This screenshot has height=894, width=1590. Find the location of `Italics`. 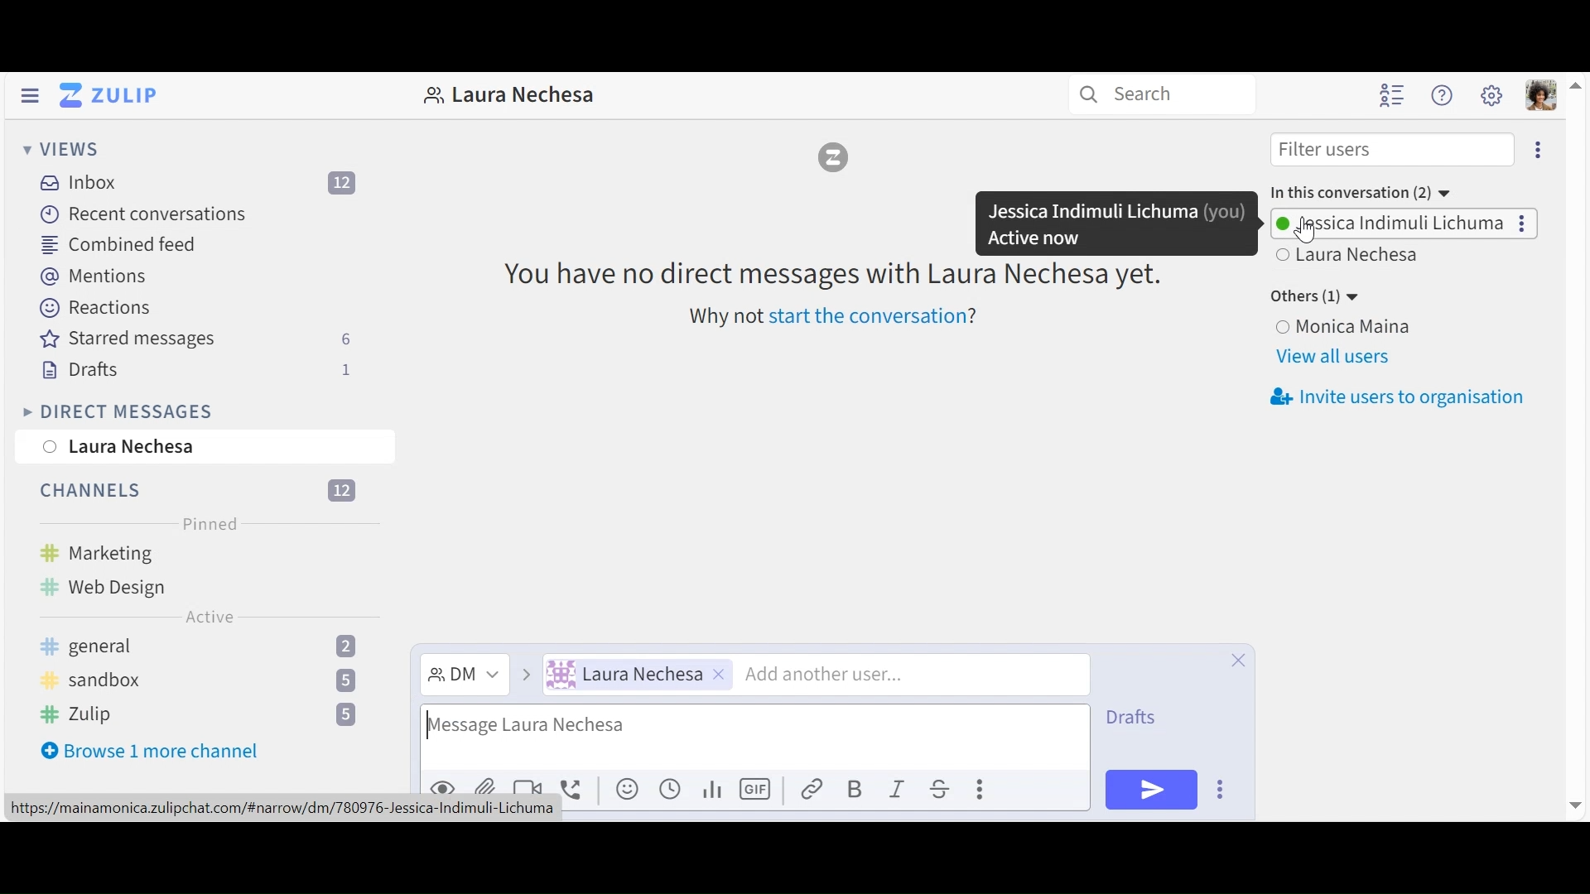

Italics is located at coordinates (898, 791).